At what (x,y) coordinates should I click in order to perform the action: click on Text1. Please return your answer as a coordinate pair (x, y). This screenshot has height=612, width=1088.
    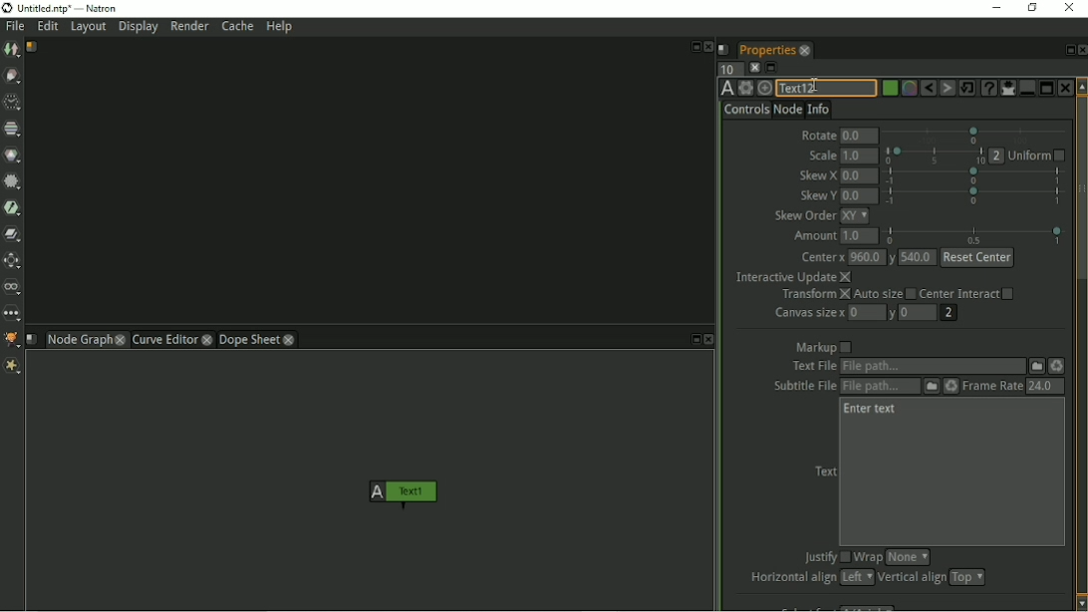
    Looking at the image, I should click on (825, 89).